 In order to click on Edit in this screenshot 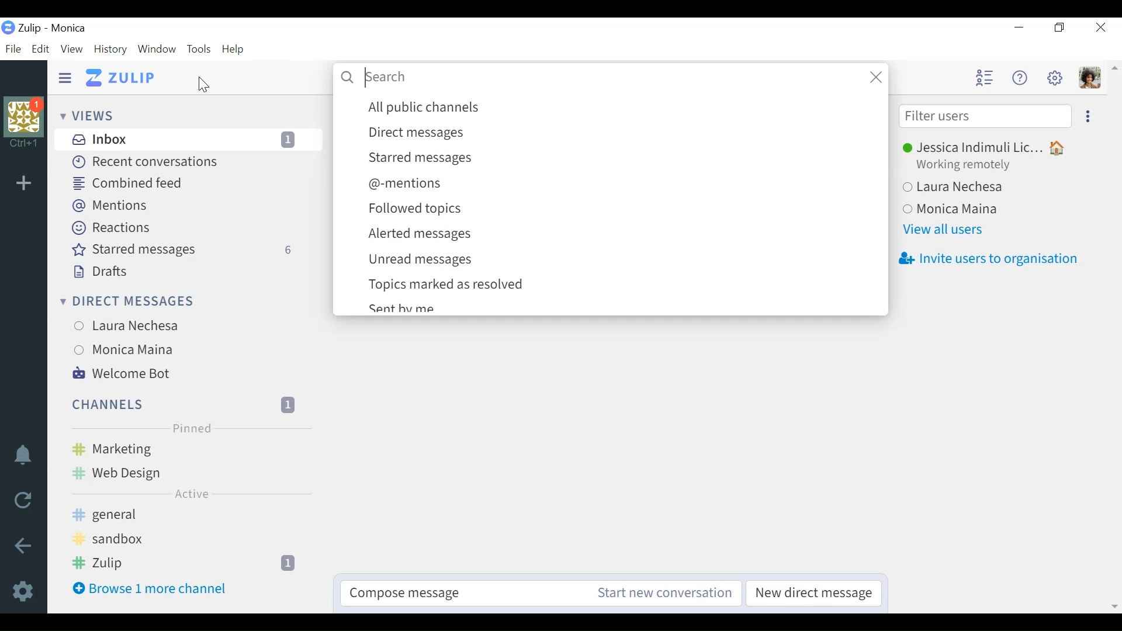, I will do `click(41, 50)`.